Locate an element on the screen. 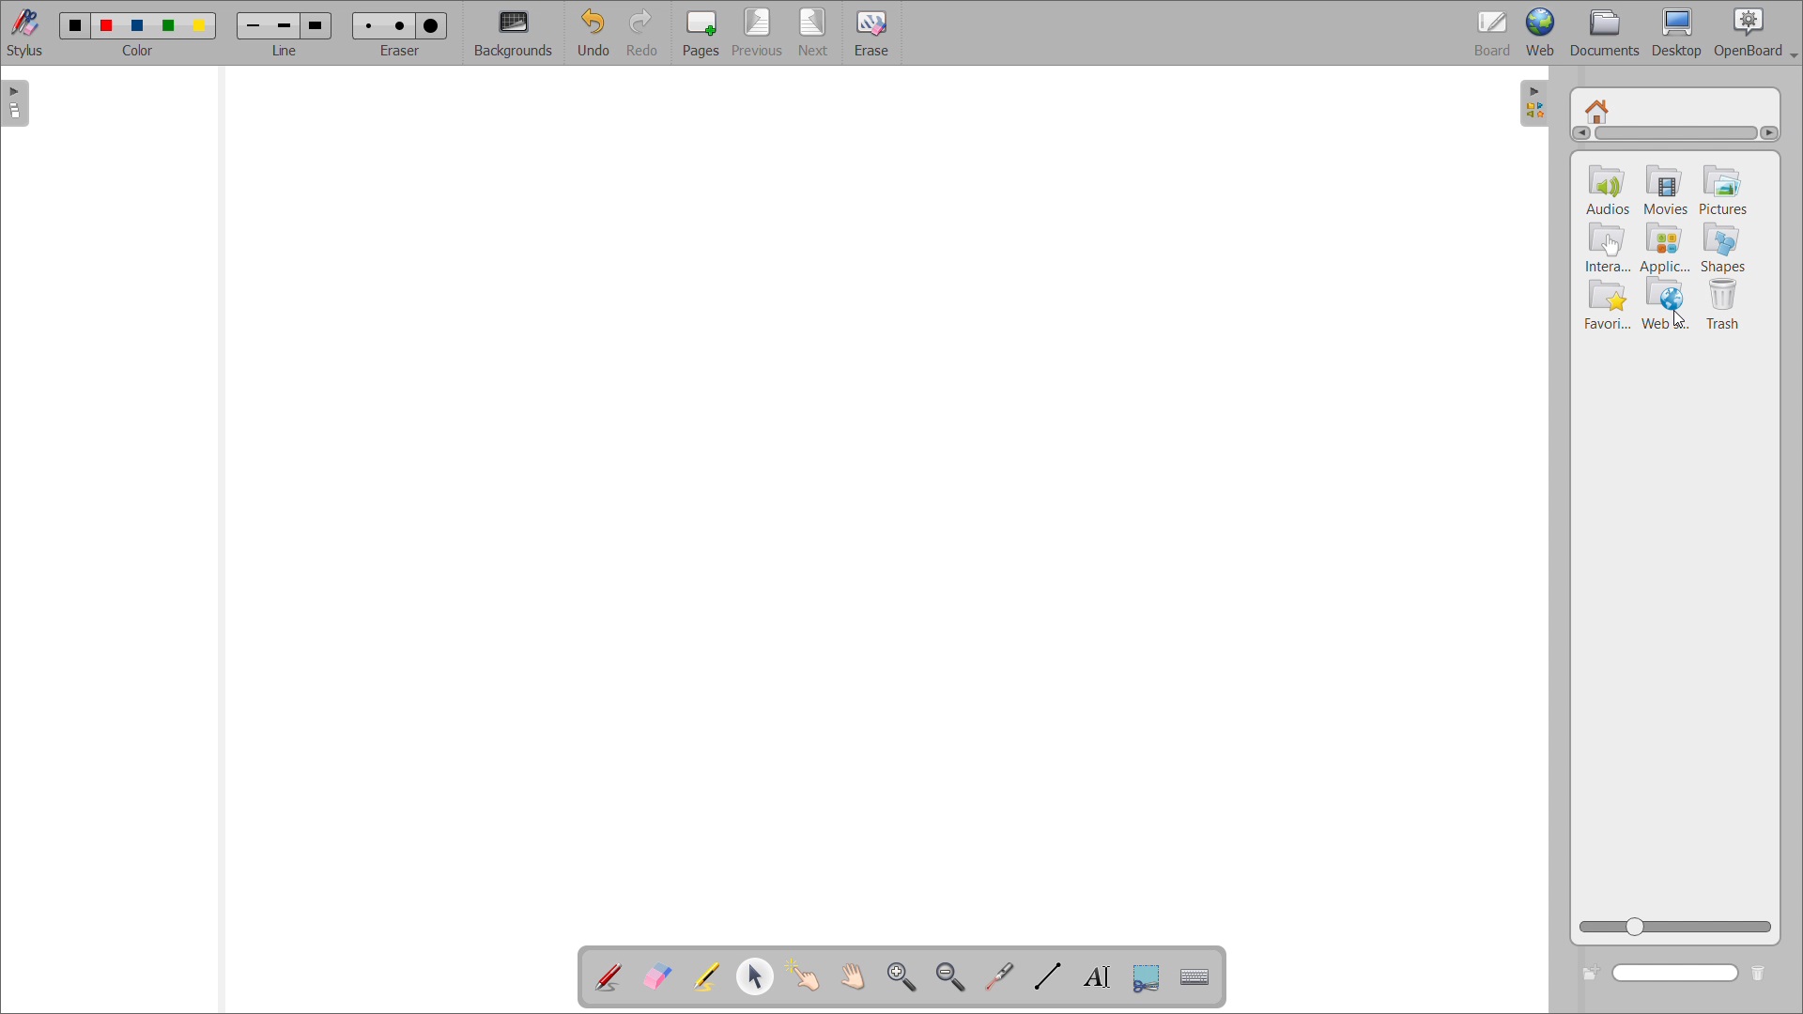 The width and height of the screenshot is (1803, 1014). undo is located at coordinates (593, 33).